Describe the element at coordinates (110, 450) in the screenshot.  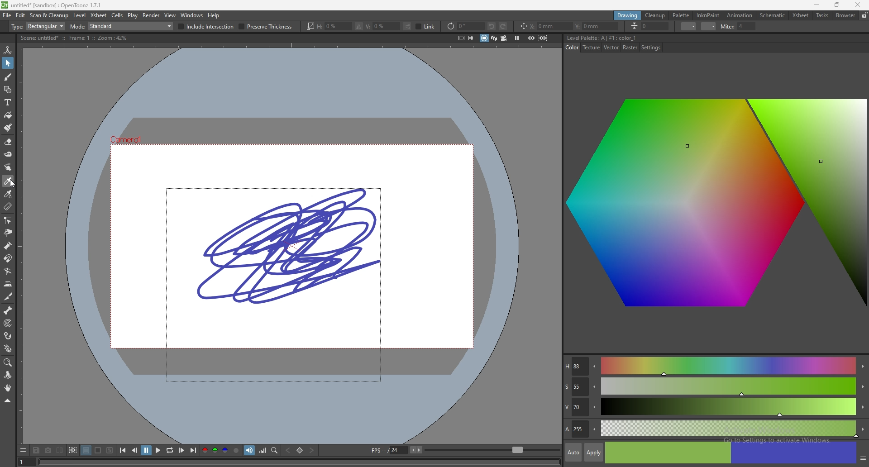
I see `checkered background` at that location.